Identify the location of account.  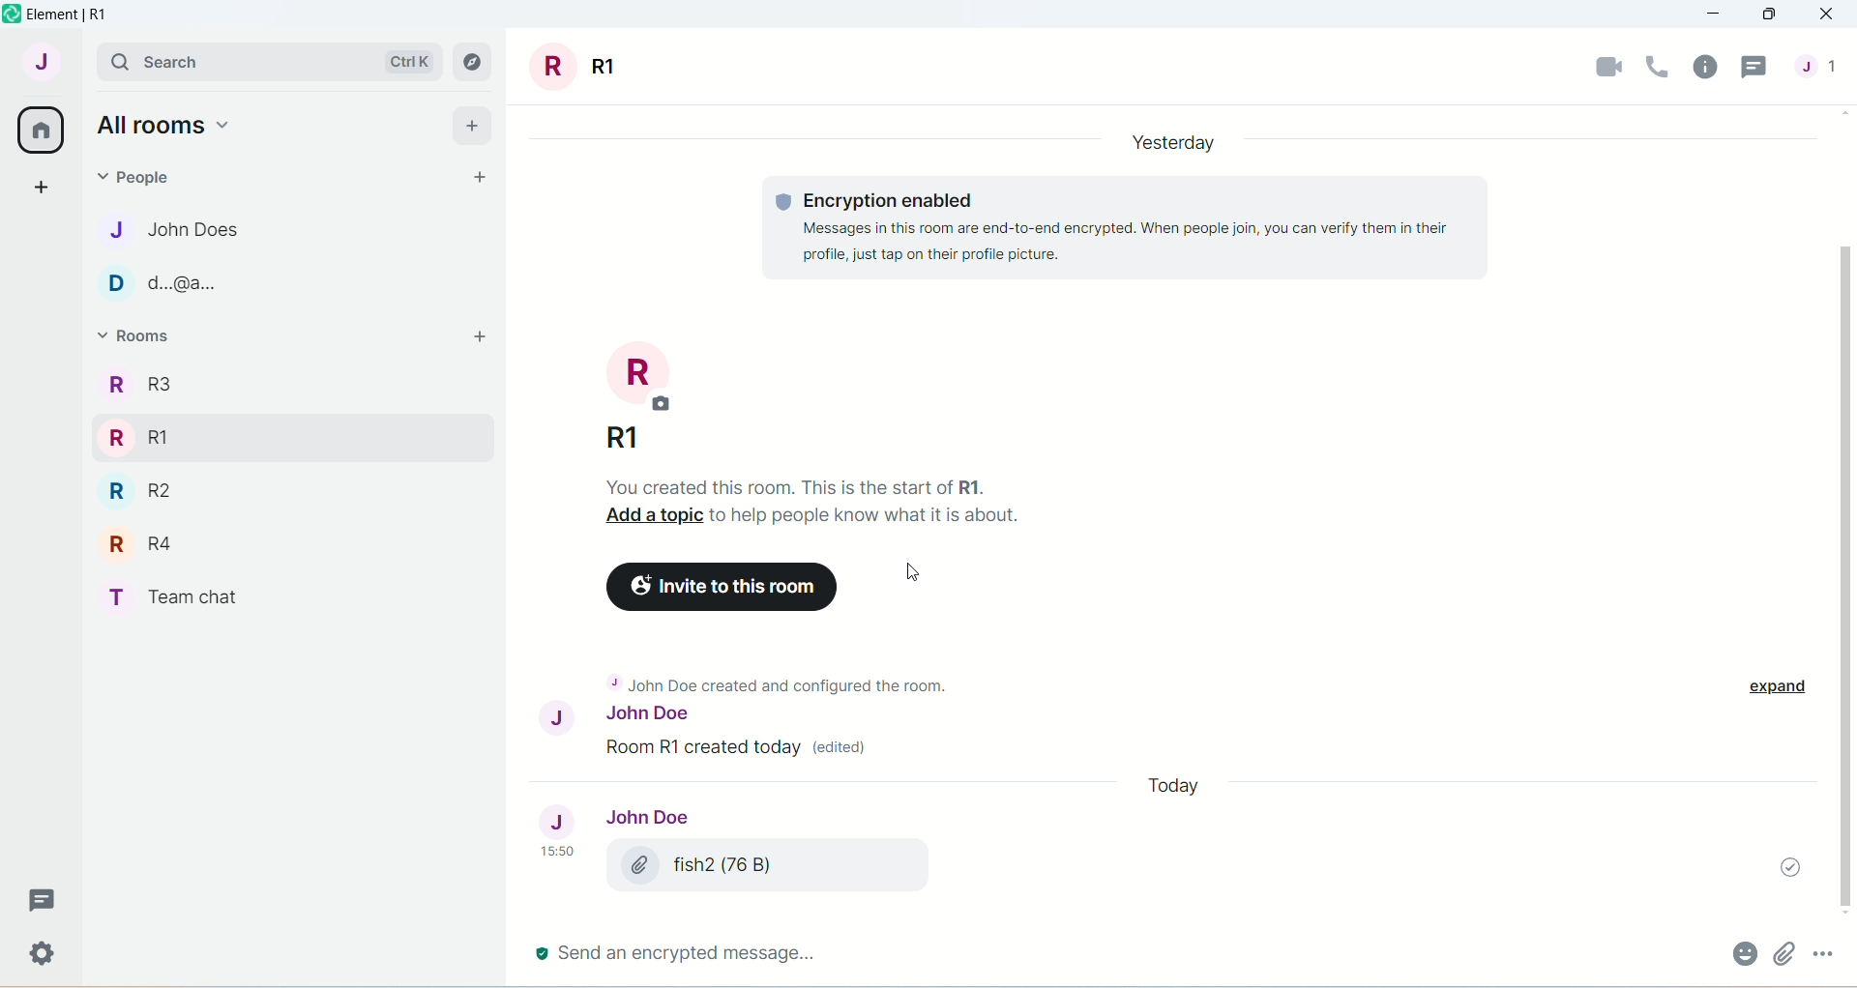
(42, 65).